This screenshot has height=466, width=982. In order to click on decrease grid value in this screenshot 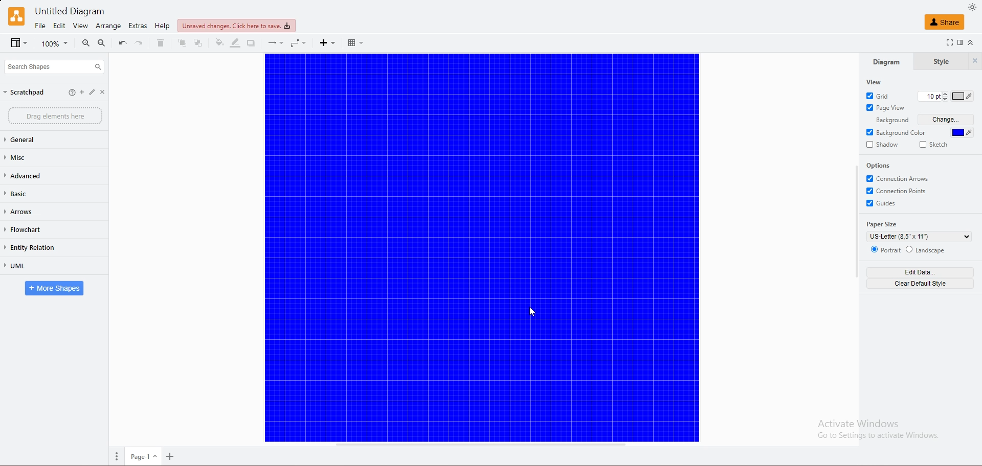, I will do `click(944, 101)`.